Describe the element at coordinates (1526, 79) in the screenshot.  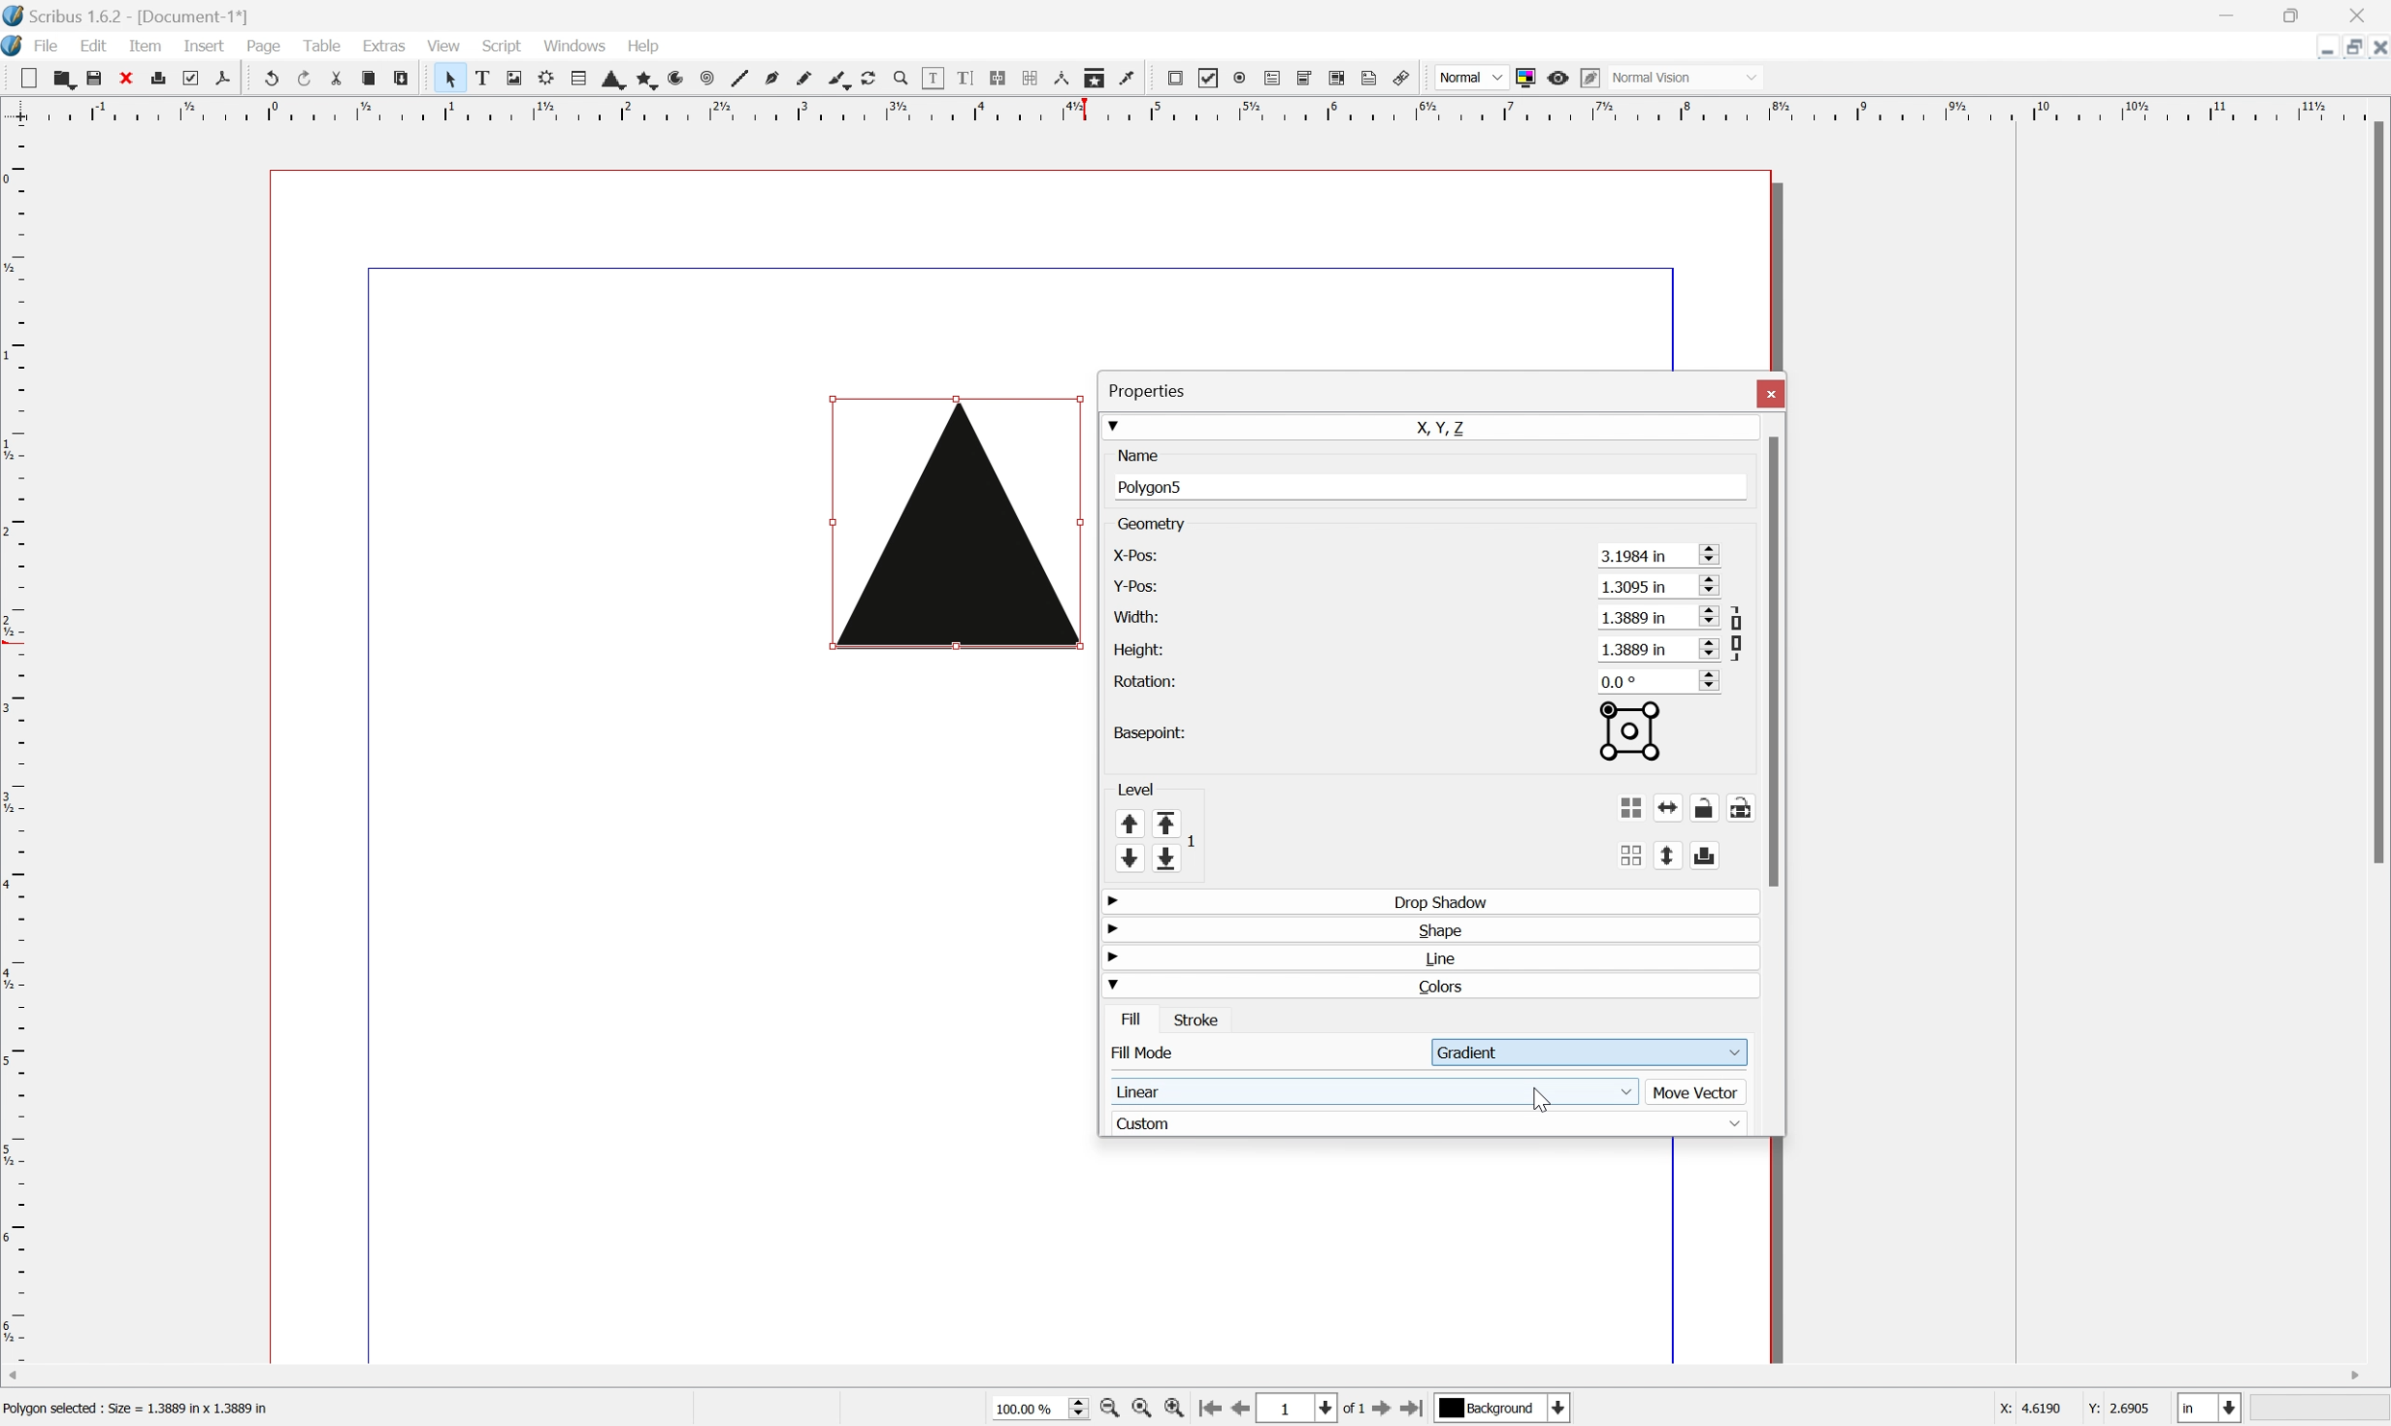
I see `Toggle color management system` at that location.